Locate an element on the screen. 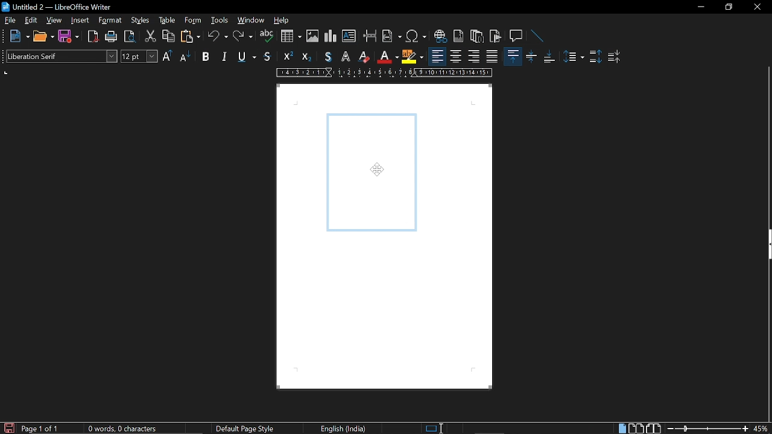 Image resolution: width=772 pixels, height=434 pixels. styles is located at coordinates (141, 22).